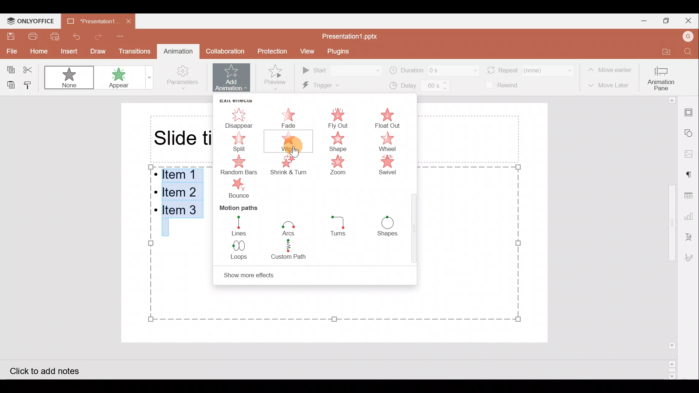  What do you see at coordinates (692, 215) in the screenshot?
I see `Chart settings` at bounding box center [692, 215].